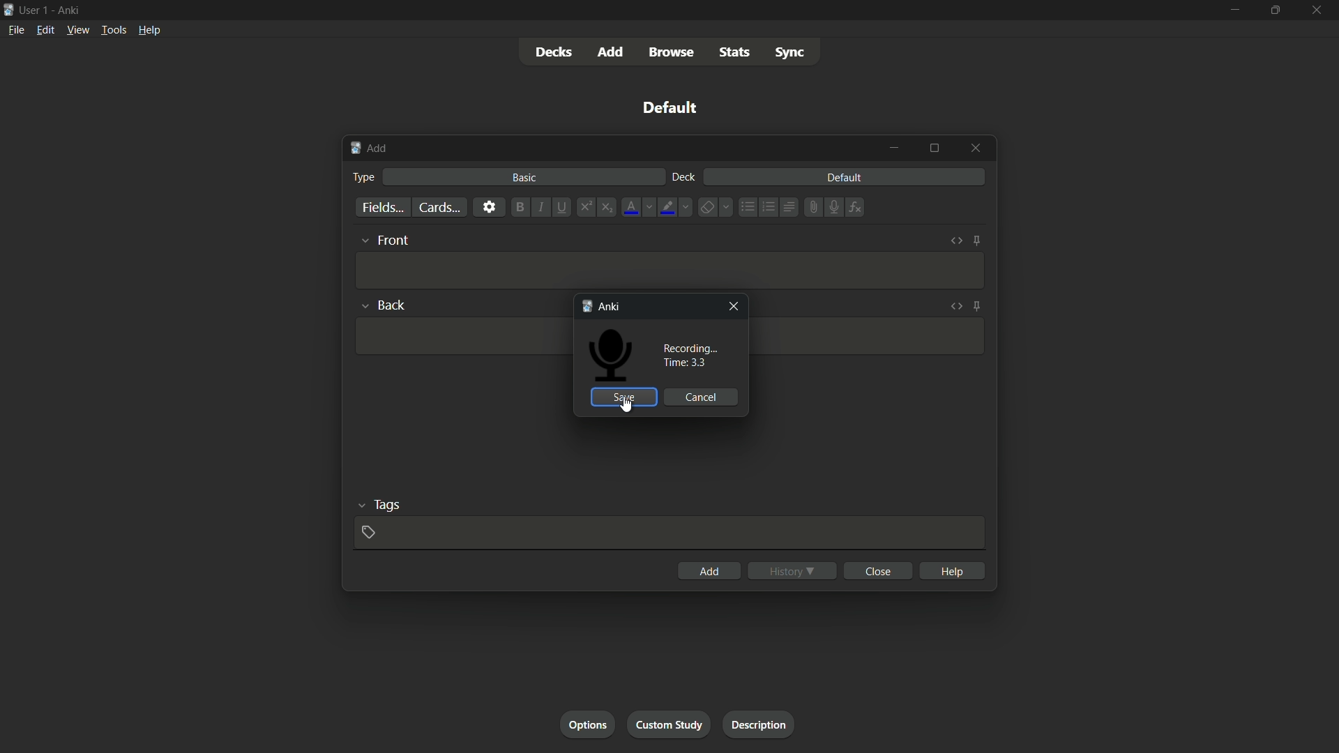 This screenshot has width=1339, height=753. What do you see at coordinates (952, 570) in the screenshot?
I see `help` at bounding box center [952, 570].